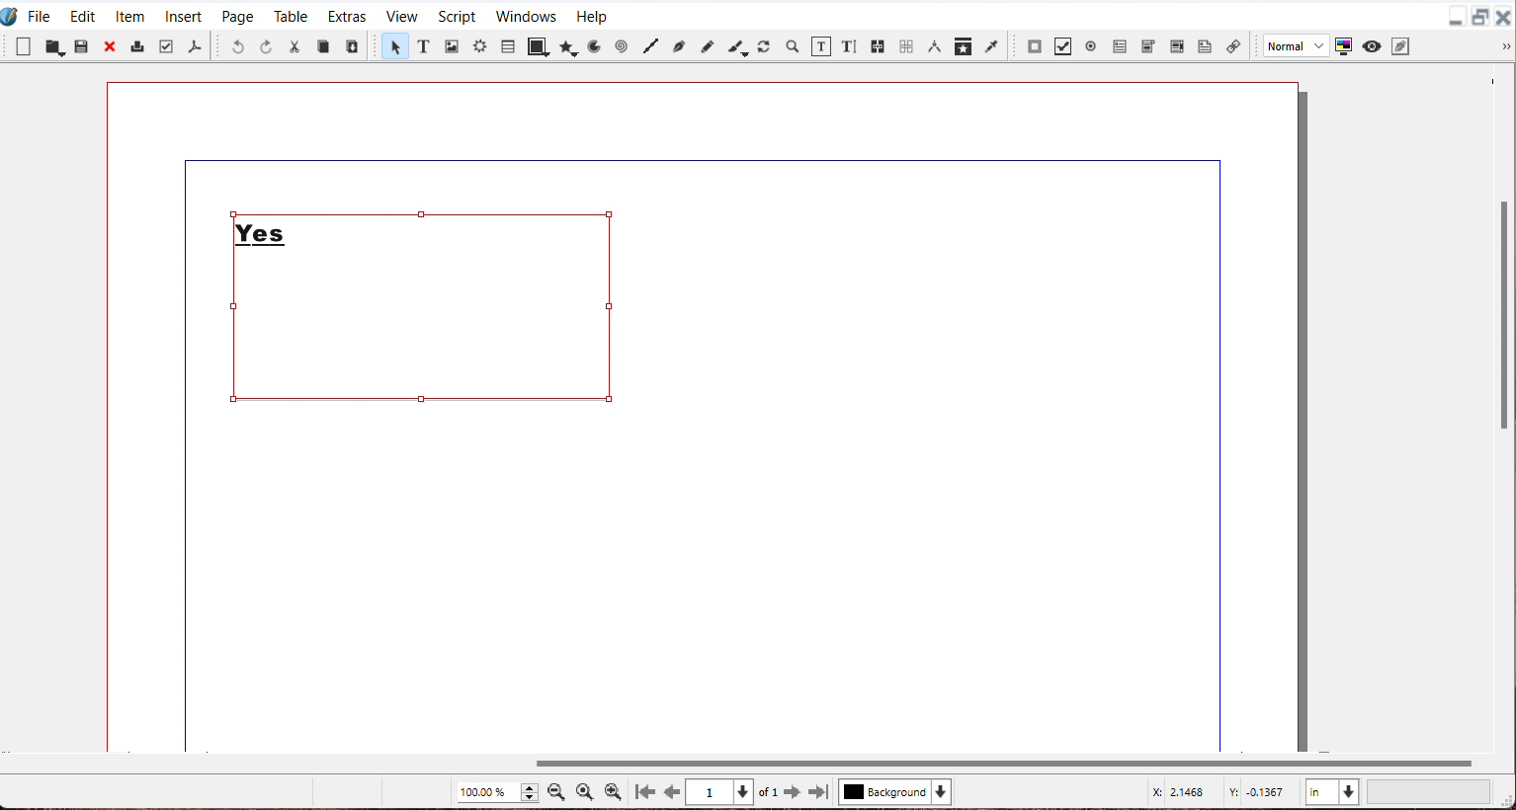  What do you see at coordinates (592, 15) in the screenshot?
I see `Help` at bounding box center [592, 15].